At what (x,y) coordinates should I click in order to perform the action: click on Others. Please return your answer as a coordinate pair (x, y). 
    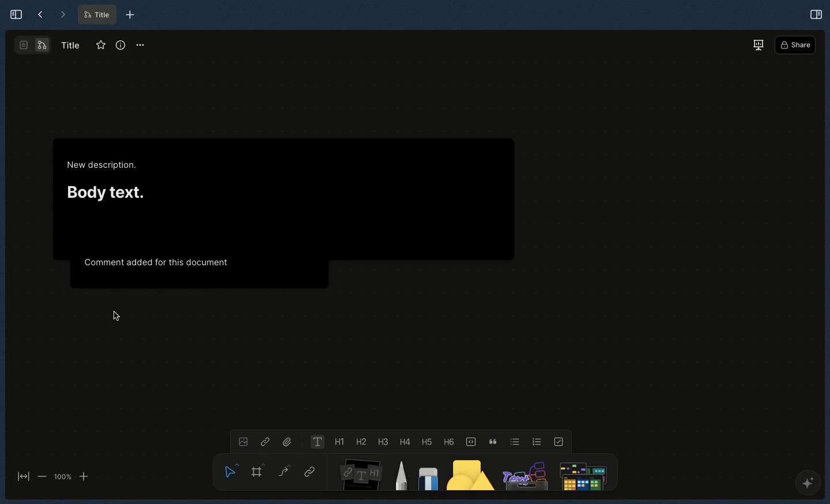
    Looking at the image, I should click on (524, 473).